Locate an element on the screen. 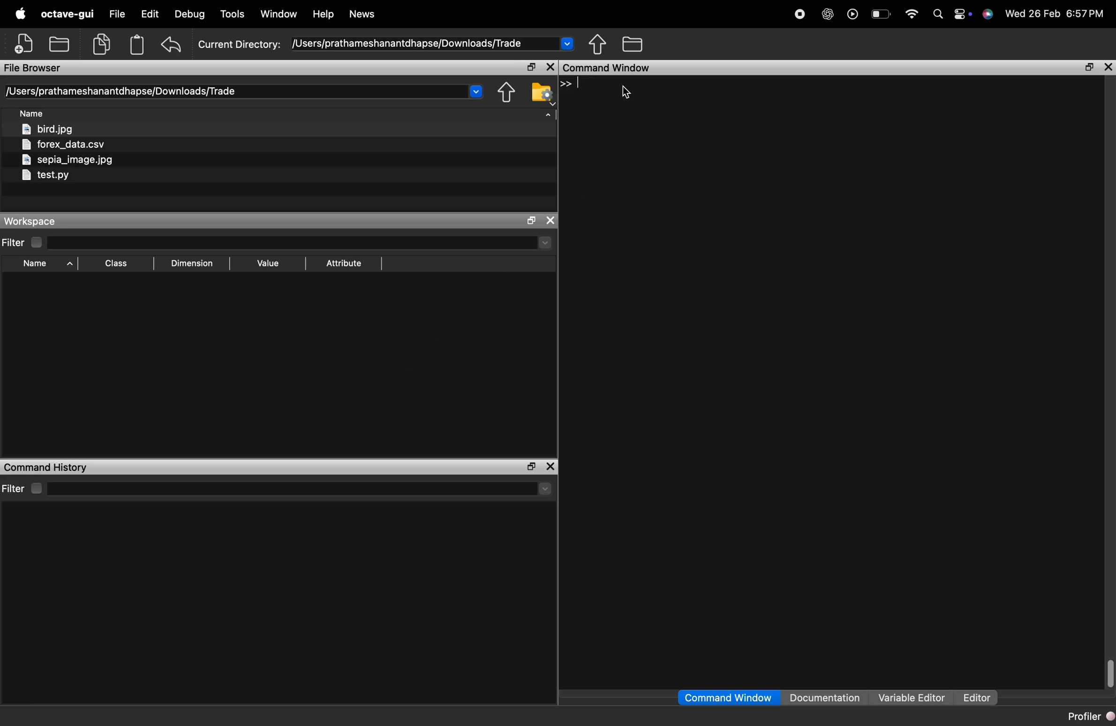 This screenshot has height=726, width=1116. workspace is located at coordinates (33, 221).